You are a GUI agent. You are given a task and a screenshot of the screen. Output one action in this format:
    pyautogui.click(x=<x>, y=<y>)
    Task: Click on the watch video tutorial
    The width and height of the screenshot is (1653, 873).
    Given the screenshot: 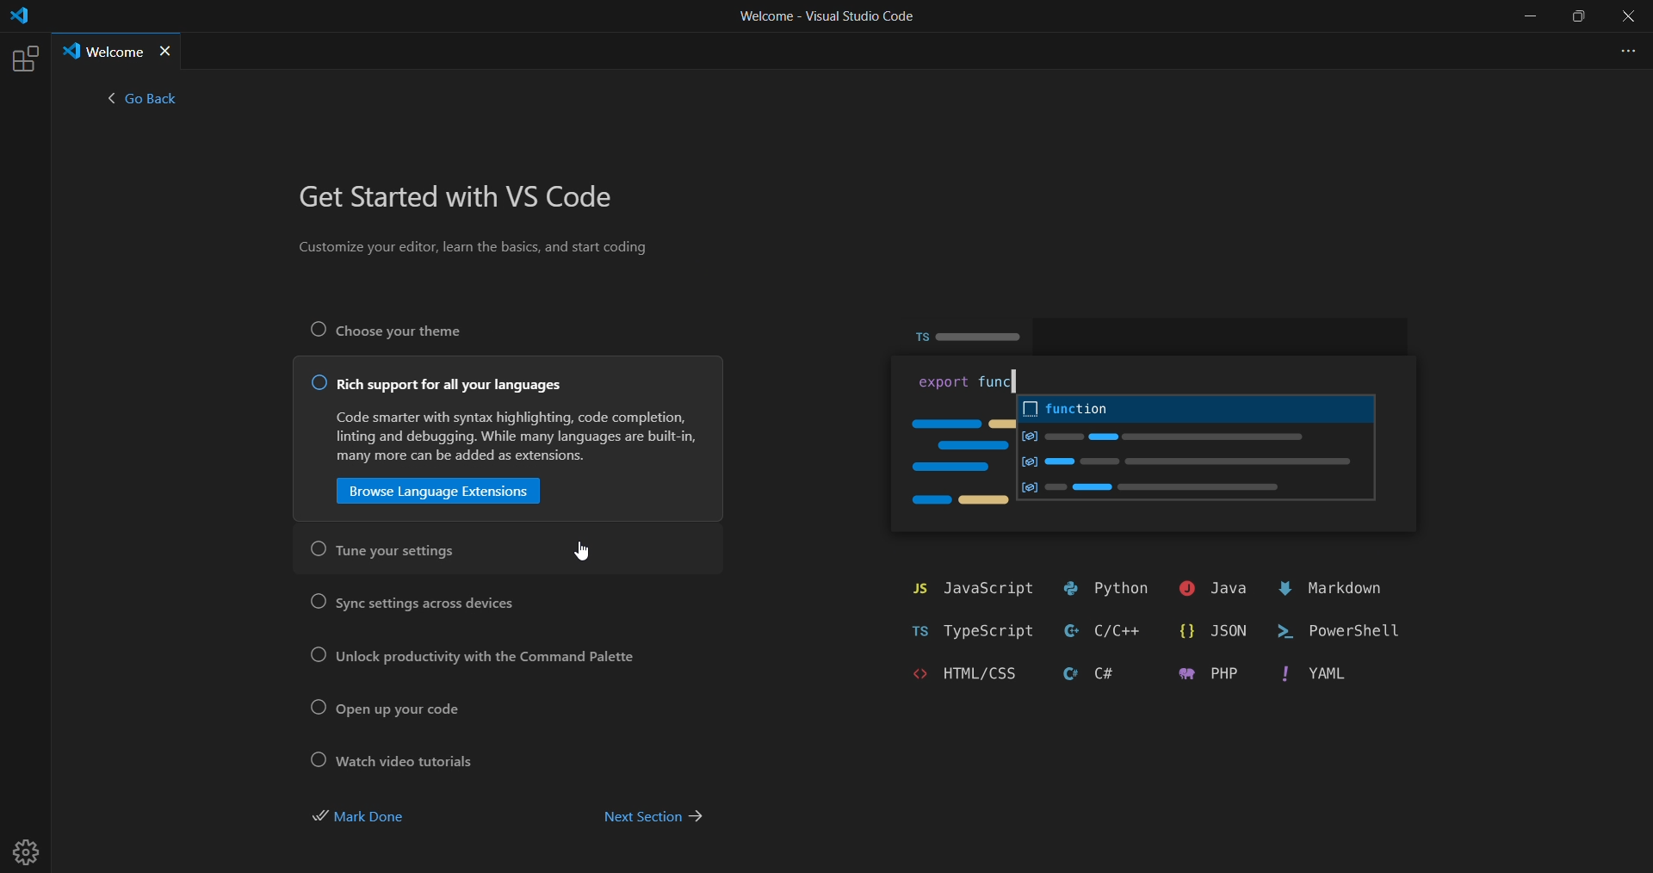 What is the action you would take?
    pyautogui.click(x=394, y=760)
    